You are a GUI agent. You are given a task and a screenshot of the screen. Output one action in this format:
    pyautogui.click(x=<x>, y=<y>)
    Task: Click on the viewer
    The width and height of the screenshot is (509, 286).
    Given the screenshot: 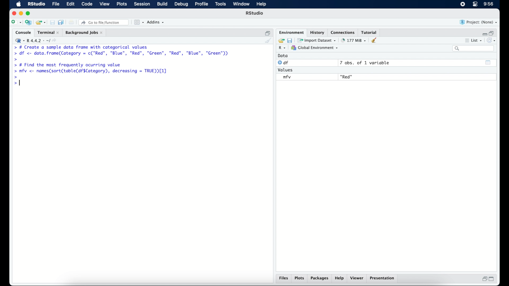 What is the action you would take?
    pyautogui.click(x=357, y=279)
    